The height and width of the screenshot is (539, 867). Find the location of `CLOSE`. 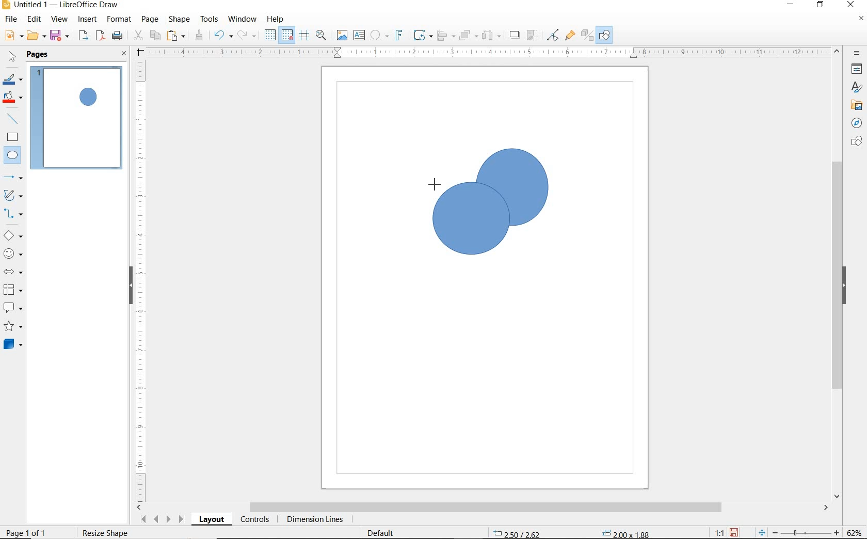

CLOSE is located at coordinates (850, 4).